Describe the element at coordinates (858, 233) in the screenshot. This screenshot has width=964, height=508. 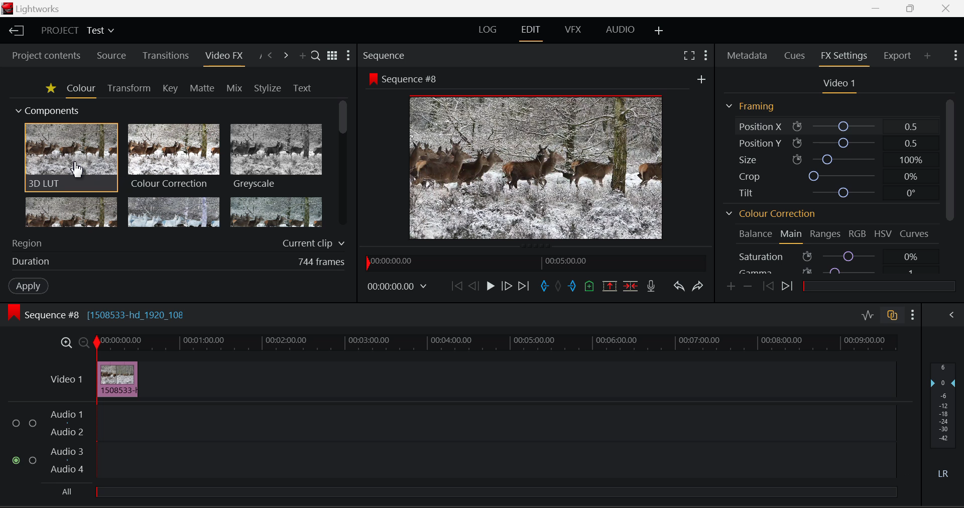
I see `RGB` at that location.